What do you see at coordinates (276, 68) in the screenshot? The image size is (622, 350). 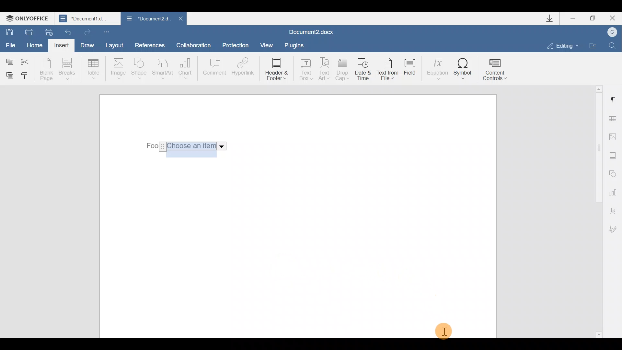 I see `Header & footer` at bounding box center [276, 68].